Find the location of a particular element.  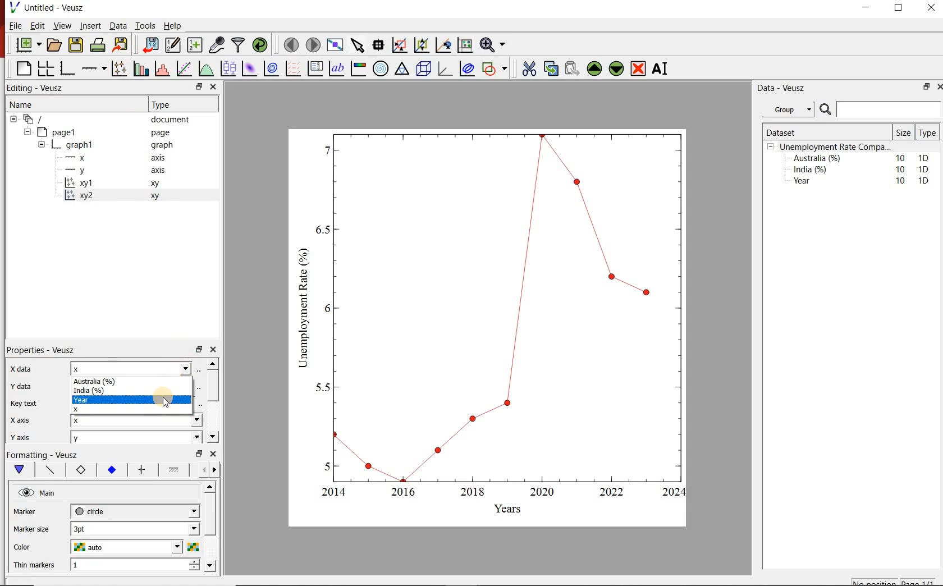

blank page is located at coordinates (23, 67).